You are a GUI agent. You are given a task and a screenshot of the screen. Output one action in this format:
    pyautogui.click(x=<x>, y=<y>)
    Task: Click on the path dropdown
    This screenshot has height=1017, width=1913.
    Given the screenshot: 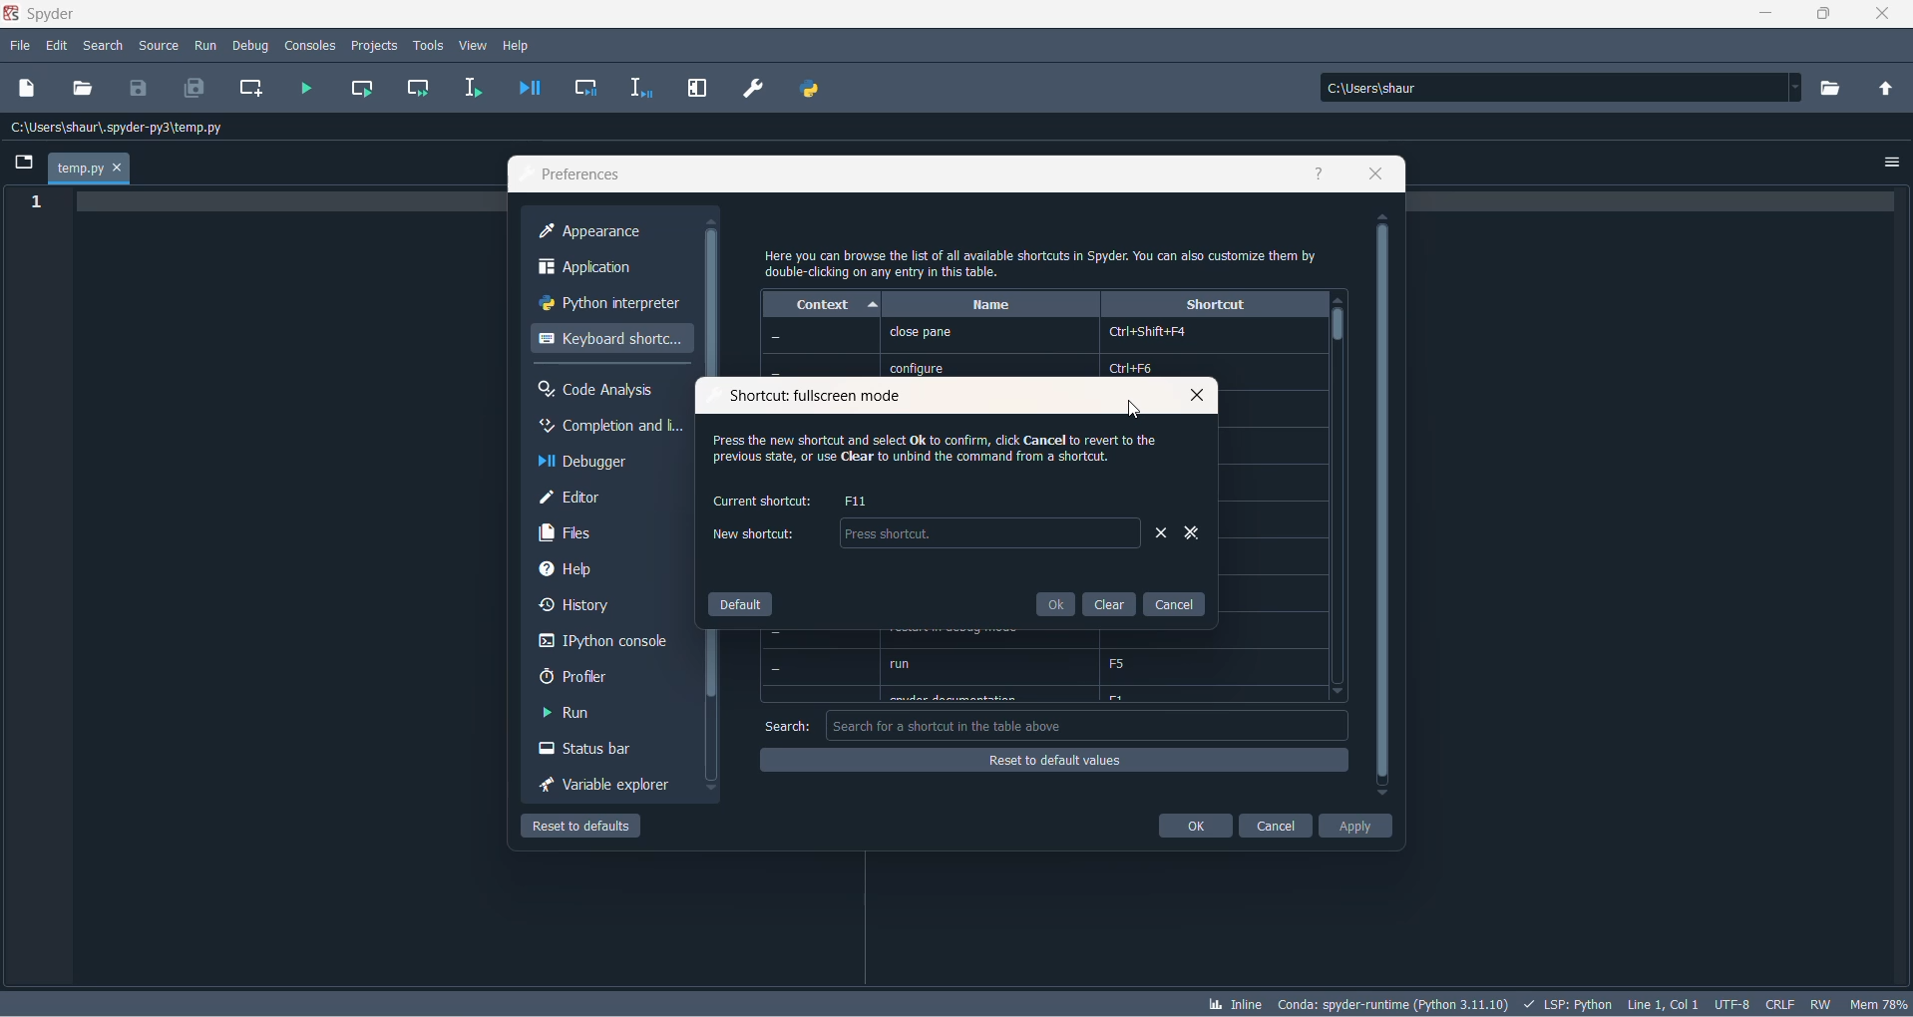 What is the action you would take?
    pyautogui.click(x=1801, y=88)
    